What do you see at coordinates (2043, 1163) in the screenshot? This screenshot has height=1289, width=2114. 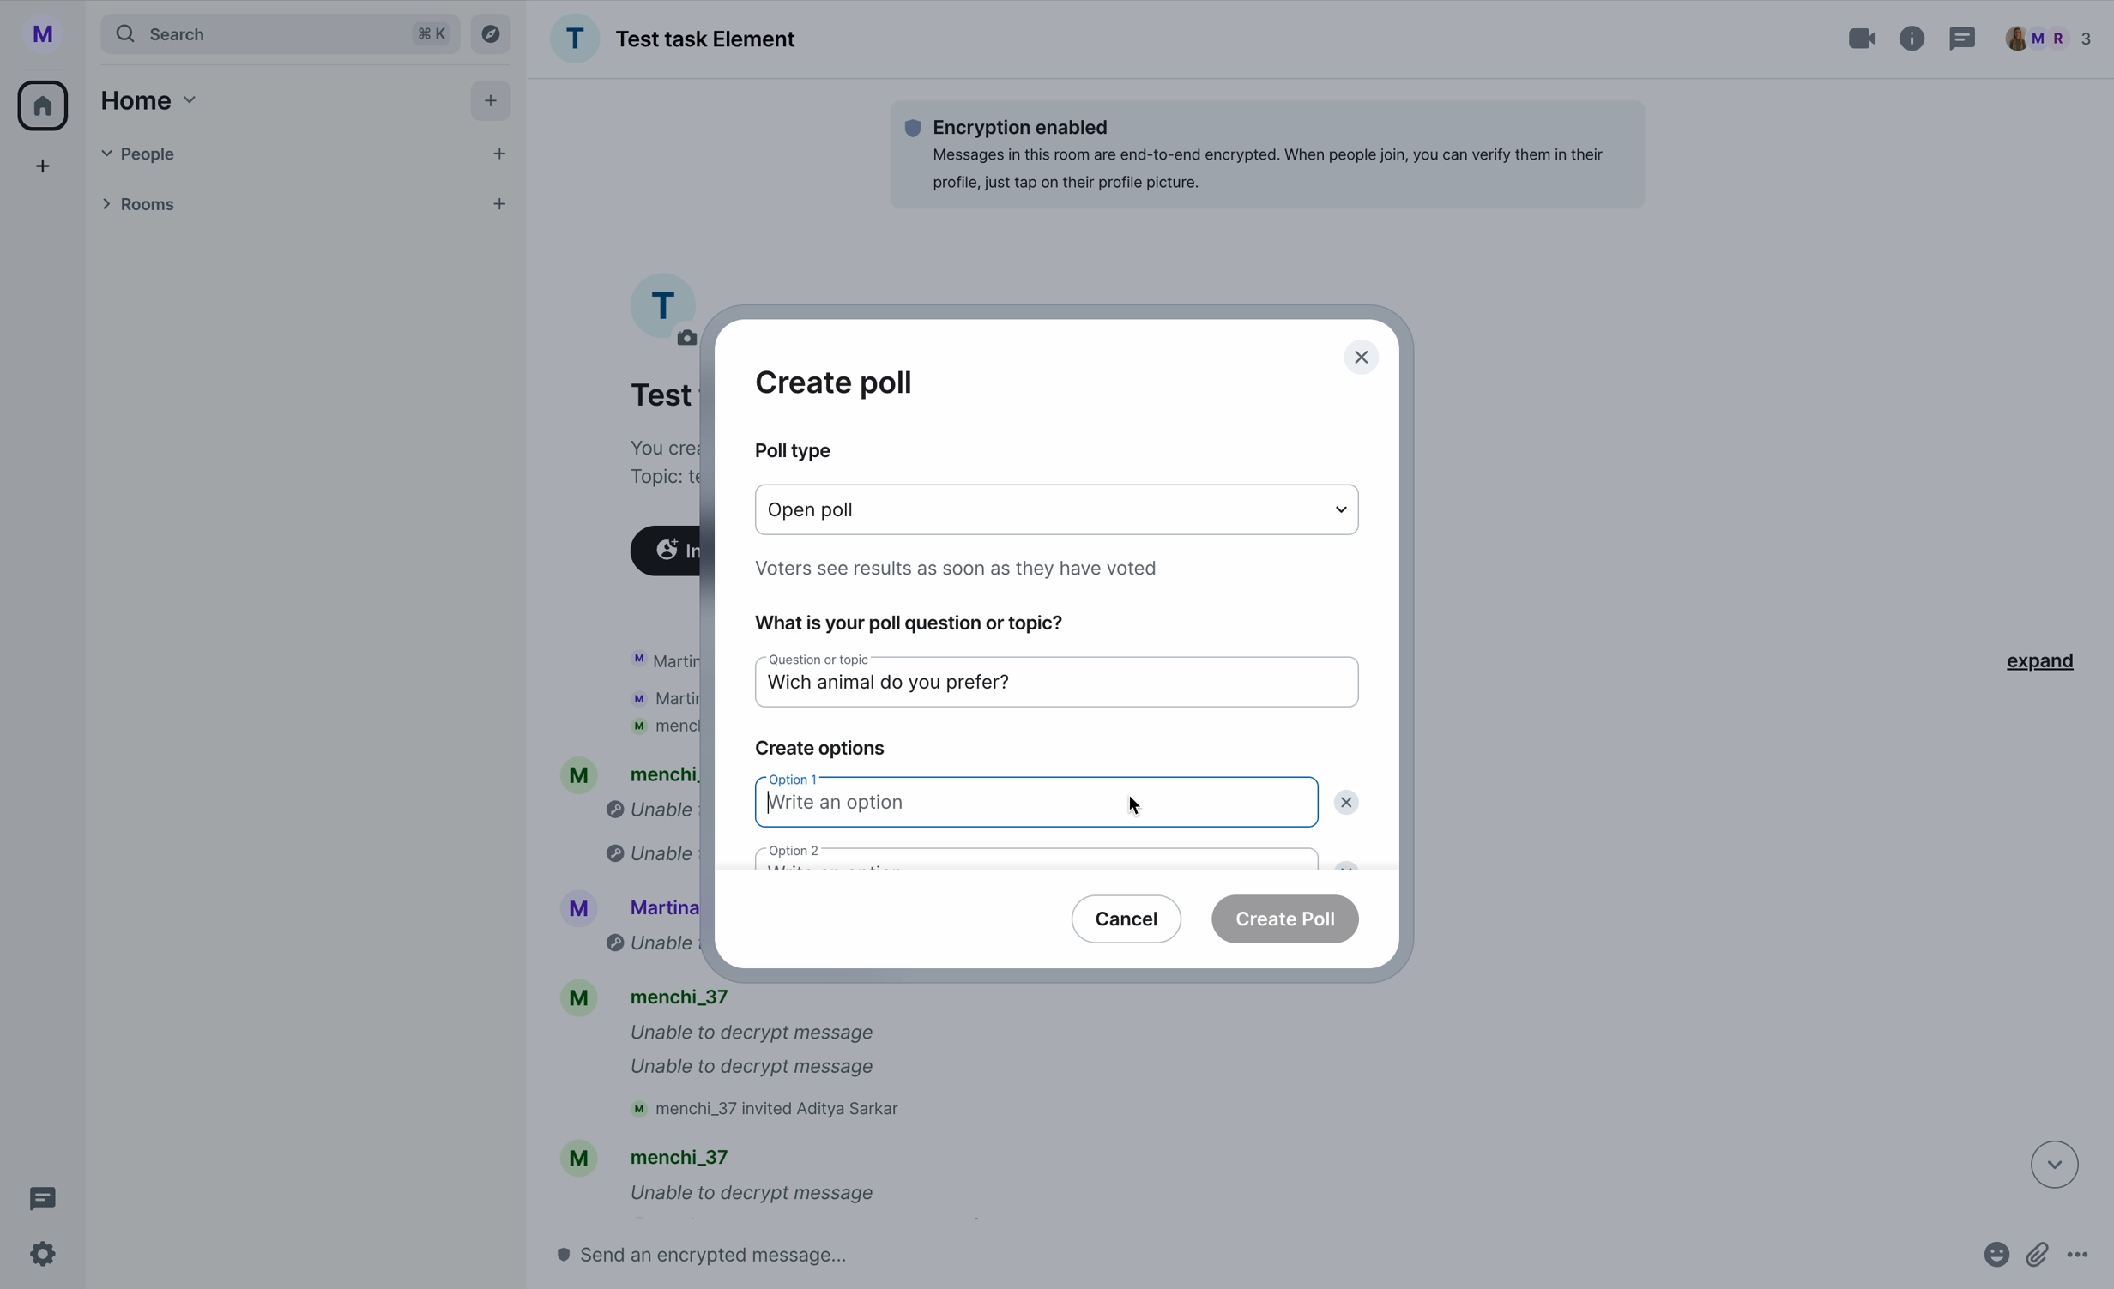 I see `down arrow` at bounding box center [2043, 1163].